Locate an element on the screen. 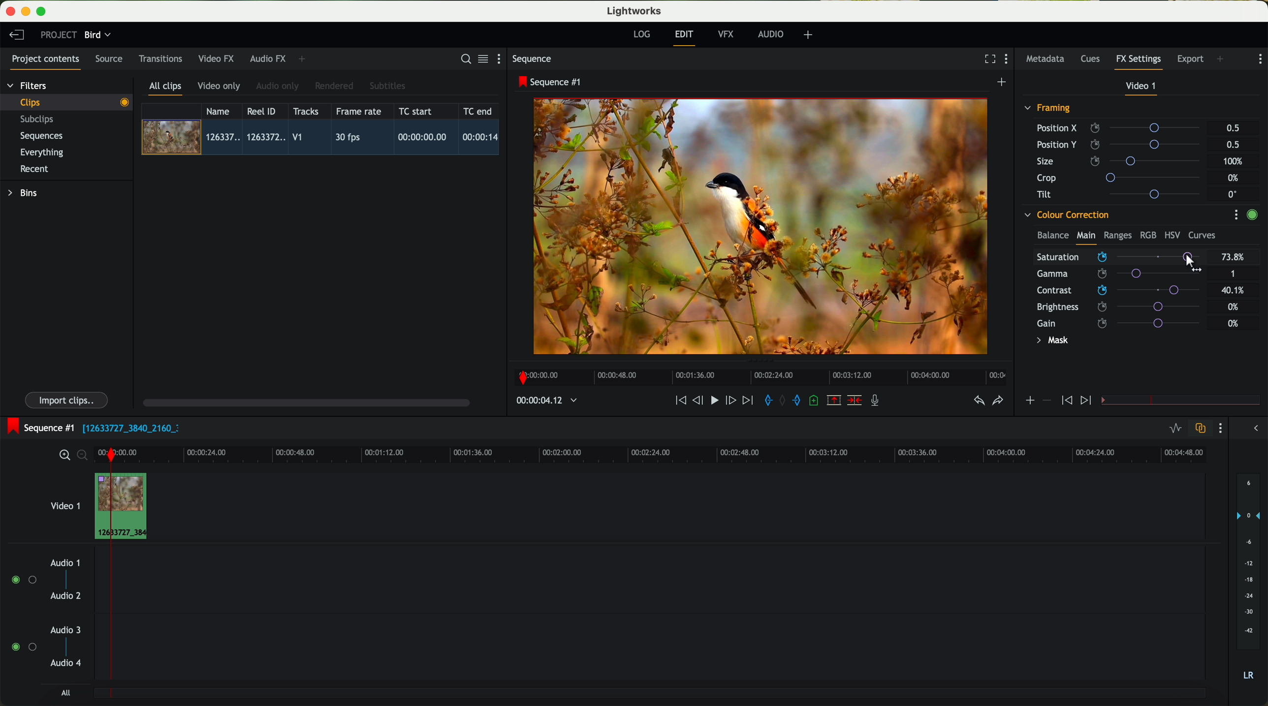  toggle auto track sync is located at coordinates (1198, 429).